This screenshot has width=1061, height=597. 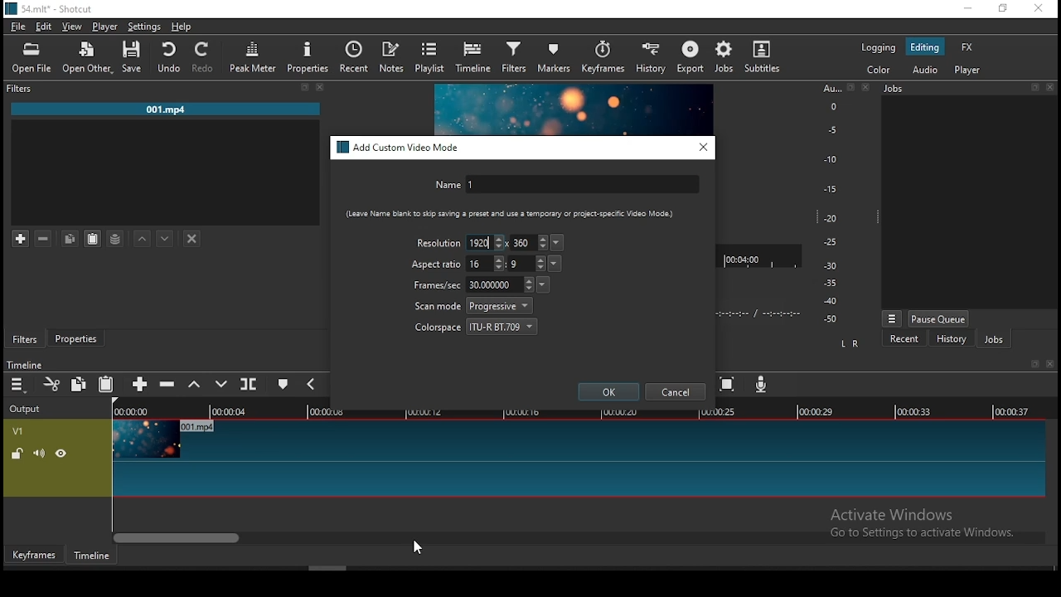 I want to click on overwrite, so click(x=223, y=384).